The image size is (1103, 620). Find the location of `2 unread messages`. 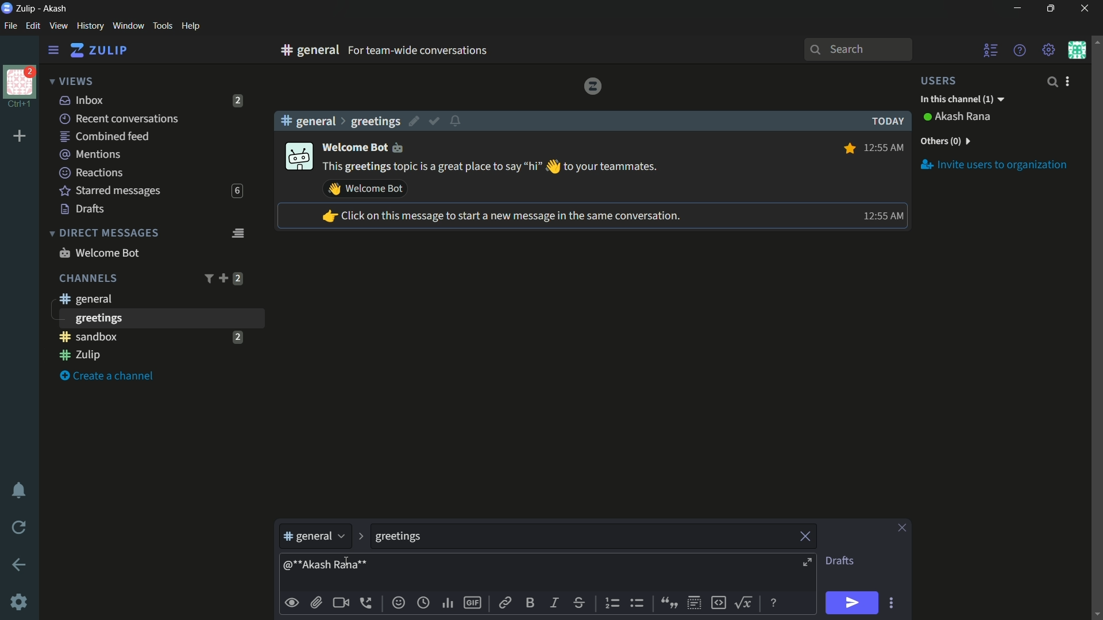

2 unread messages is located at coordinates (237, 336).